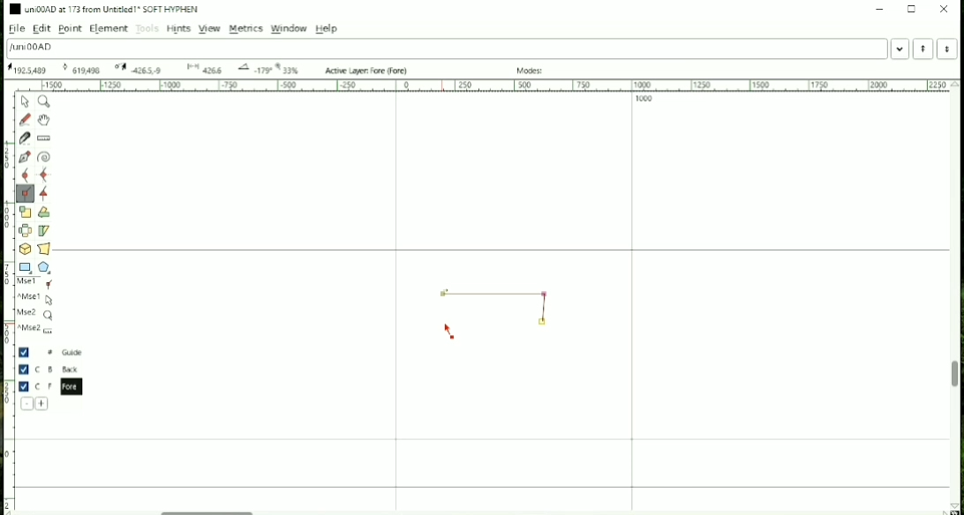 This screenshot has height=515, width=964. I want to click on 173 Oxad U+00AD "uni00AD" SOFT HYPHEN, so click(26, 70).